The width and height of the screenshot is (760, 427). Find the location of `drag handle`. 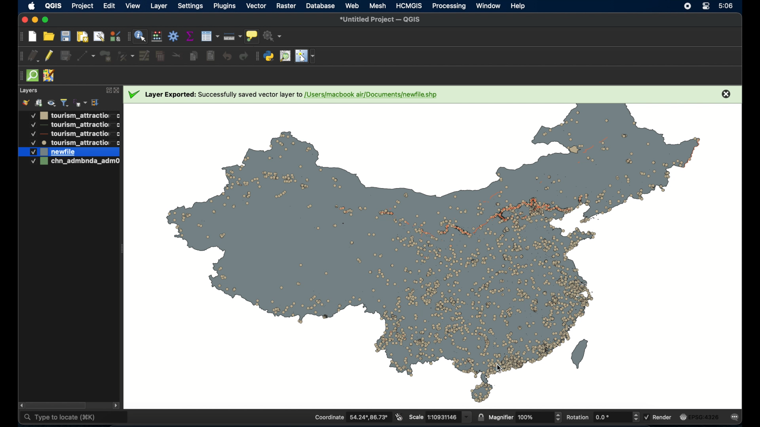

drag handle is located at coordinates (128, 36).